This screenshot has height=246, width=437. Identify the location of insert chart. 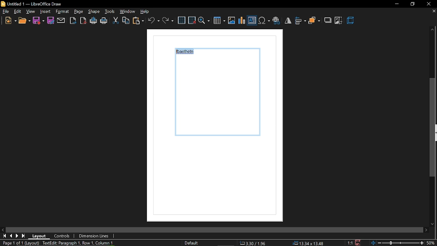
(242, 21).